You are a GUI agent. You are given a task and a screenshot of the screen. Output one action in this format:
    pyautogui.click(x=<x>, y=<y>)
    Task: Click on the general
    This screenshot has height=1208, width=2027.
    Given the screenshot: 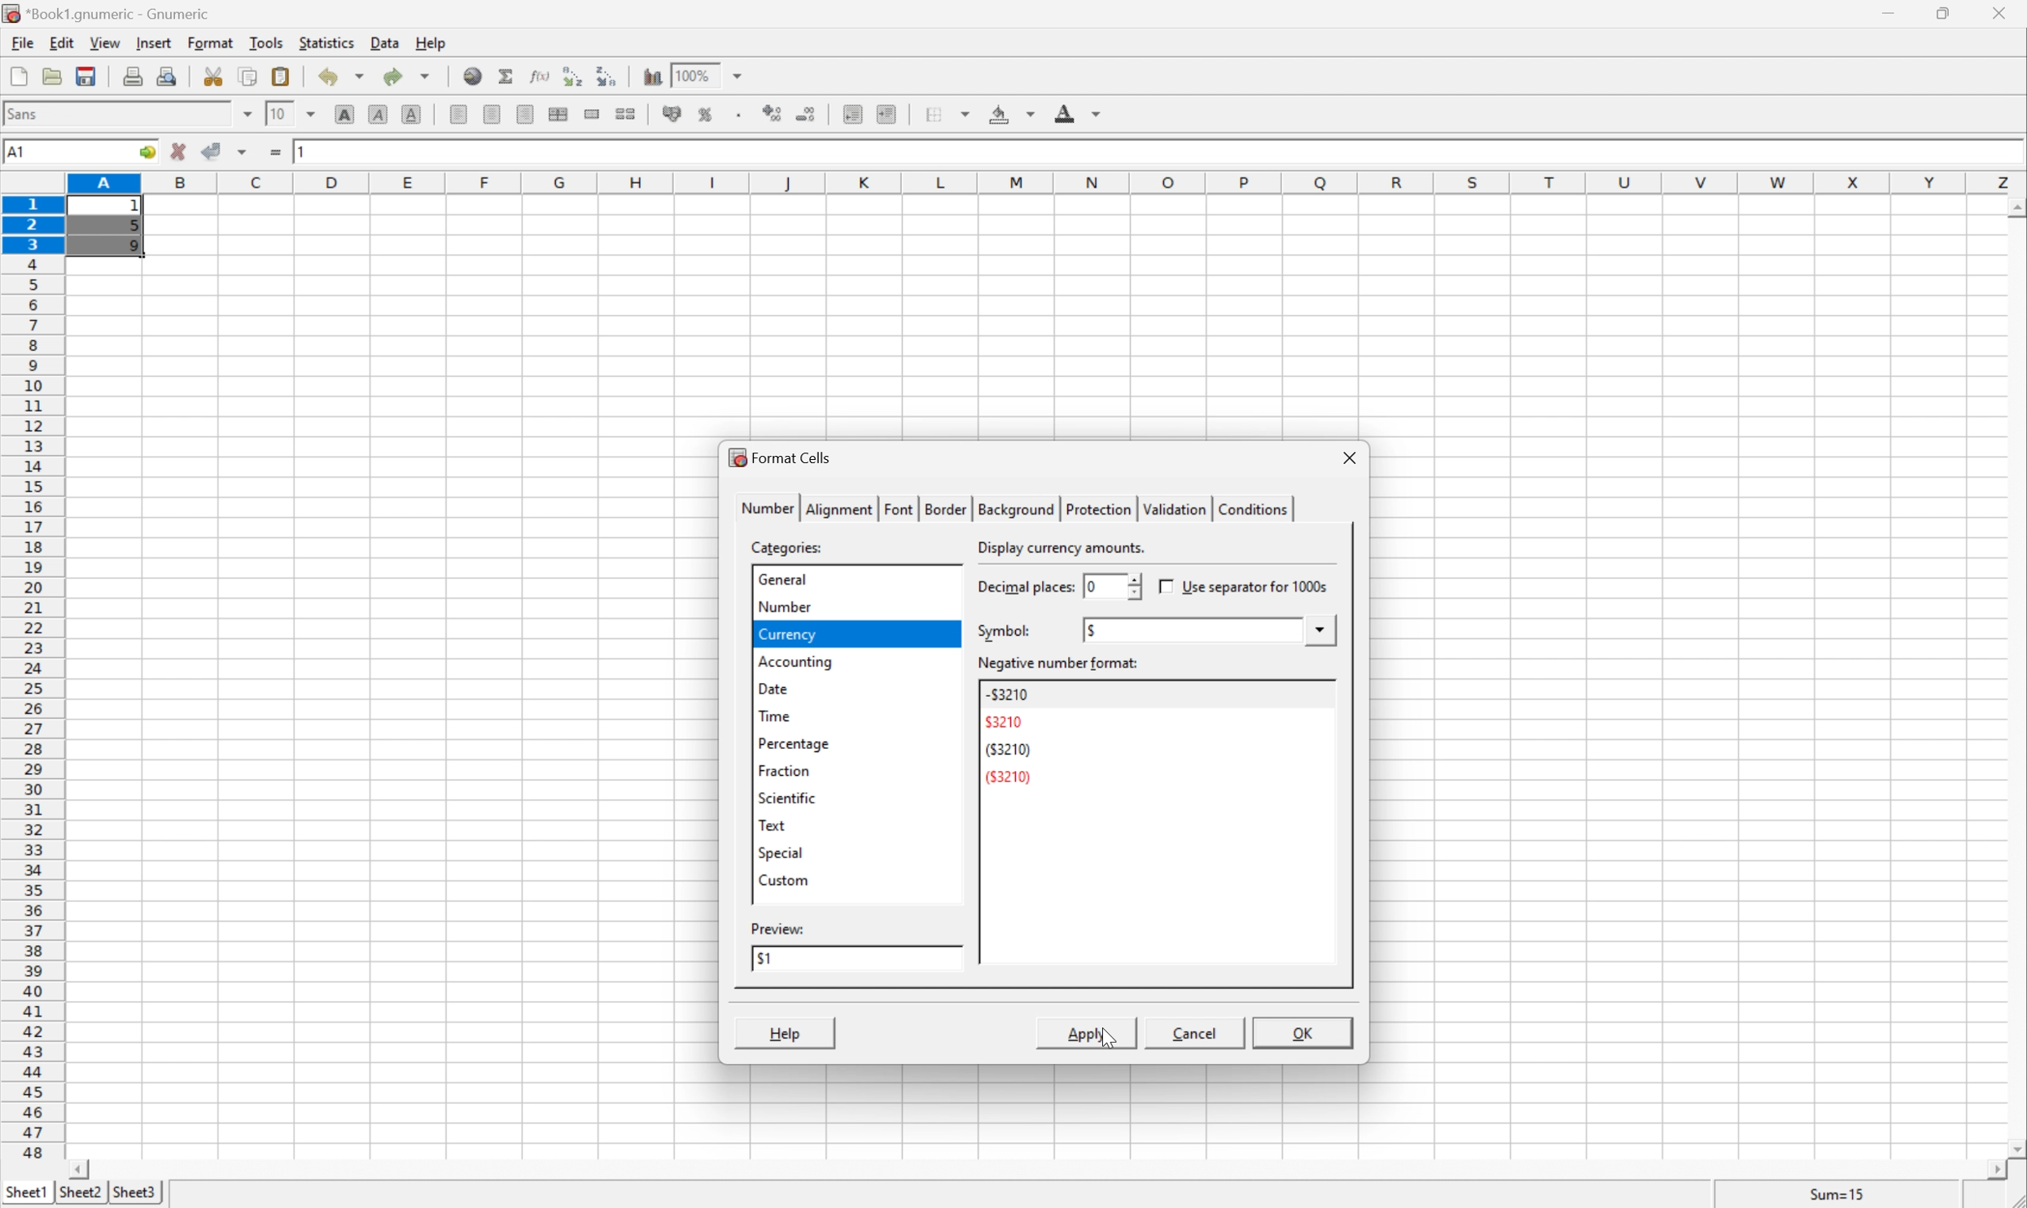 What is the action you would take?
    pyautogui.click(x=783, y=577)
    